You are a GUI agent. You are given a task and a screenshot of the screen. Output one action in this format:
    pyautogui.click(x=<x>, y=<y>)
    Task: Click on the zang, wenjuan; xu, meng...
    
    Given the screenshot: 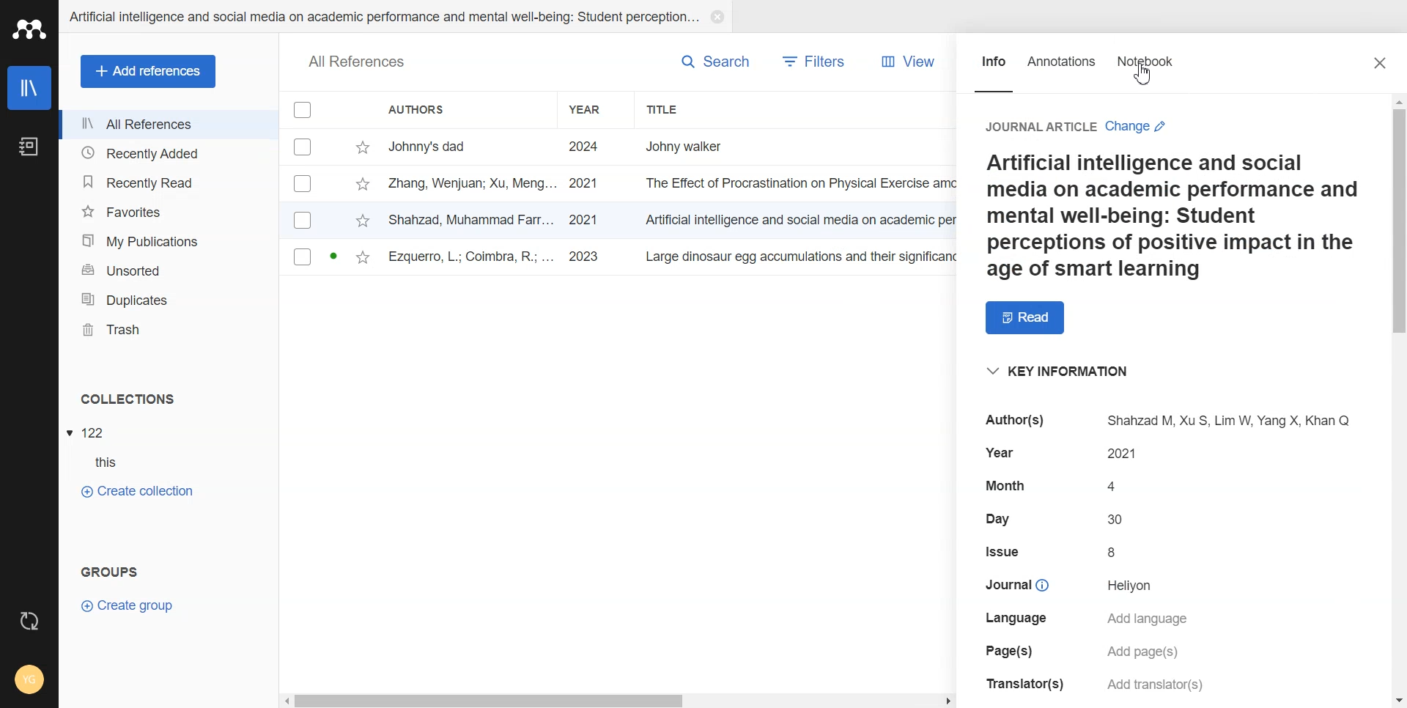 What is the action you would take?
    pyautogui.click(x=473, y=182)
    